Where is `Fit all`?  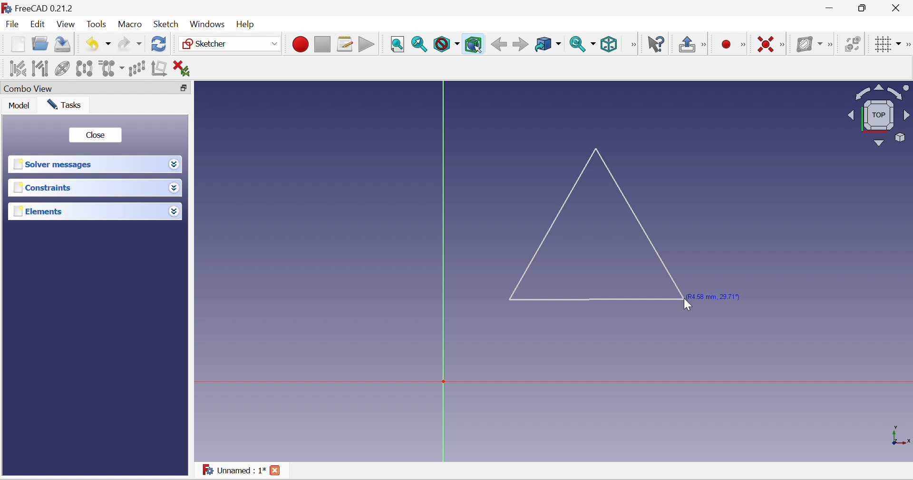 Fit all is located at coordinates (398, 45).